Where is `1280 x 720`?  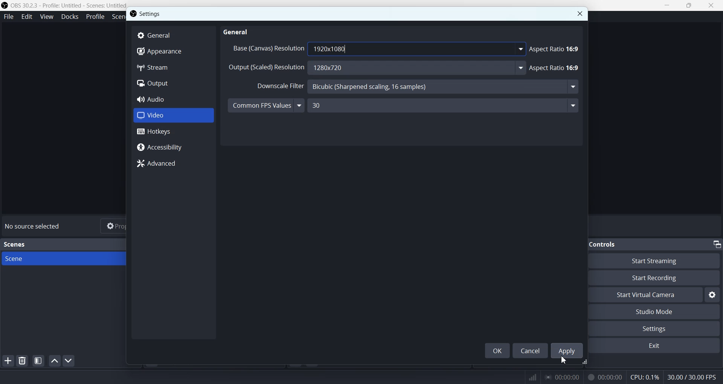
1280 x 720 is located at coordinates (418, 68).